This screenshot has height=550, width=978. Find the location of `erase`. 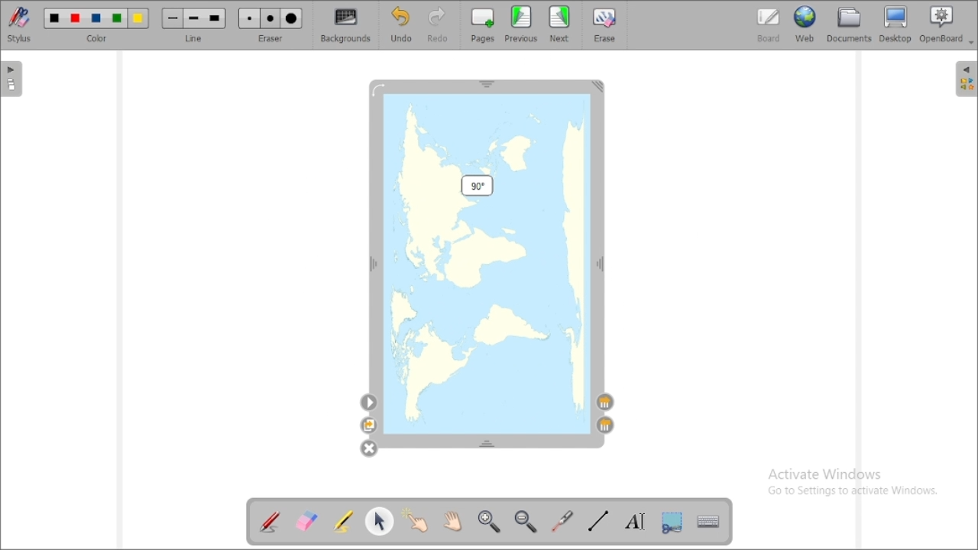

erase is located at coordinates (607, 24).